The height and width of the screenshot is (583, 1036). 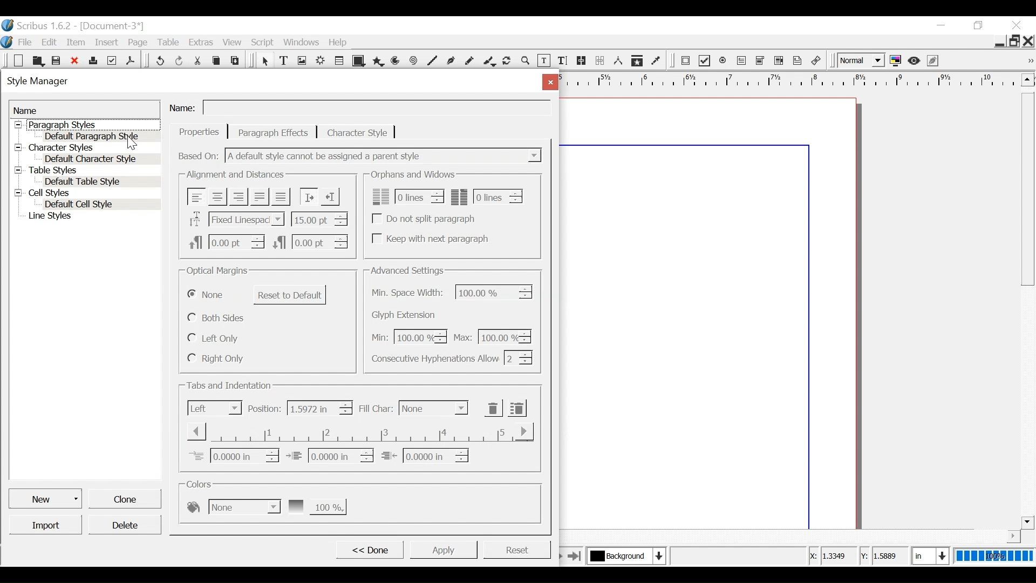 What do you see at coordinates (238, 196) in the screenshot?
I see `Align Right` at bounding box center [238, 196].